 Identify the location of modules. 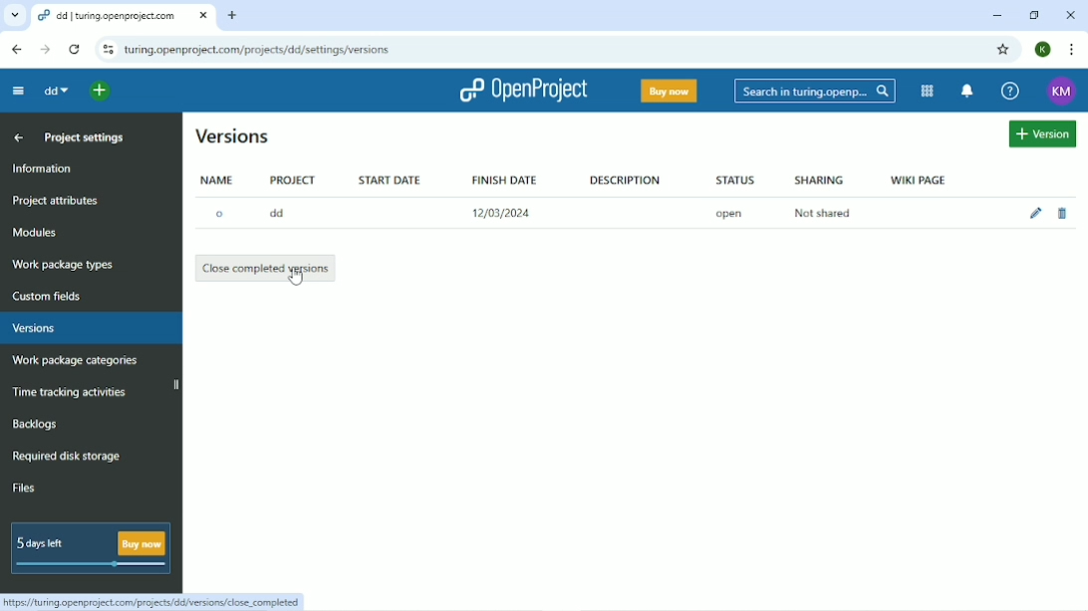
(926, 91).